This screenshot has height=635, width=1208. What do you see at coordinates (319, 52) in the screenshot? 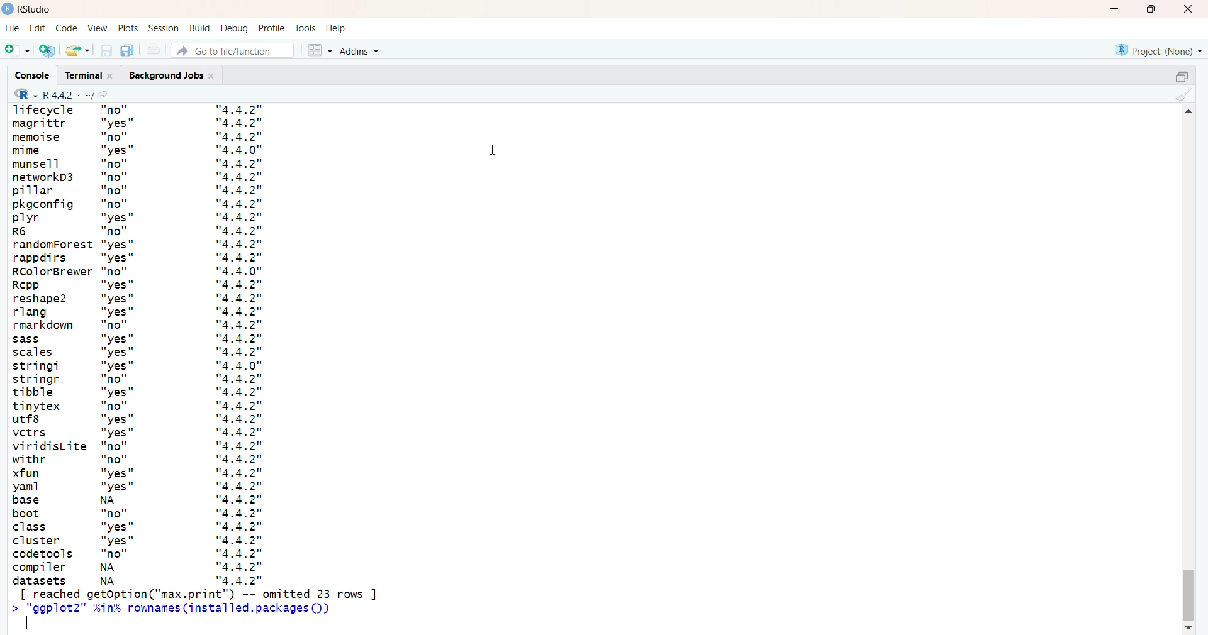
I see `workspace panes` at bounding box center [319, 52].